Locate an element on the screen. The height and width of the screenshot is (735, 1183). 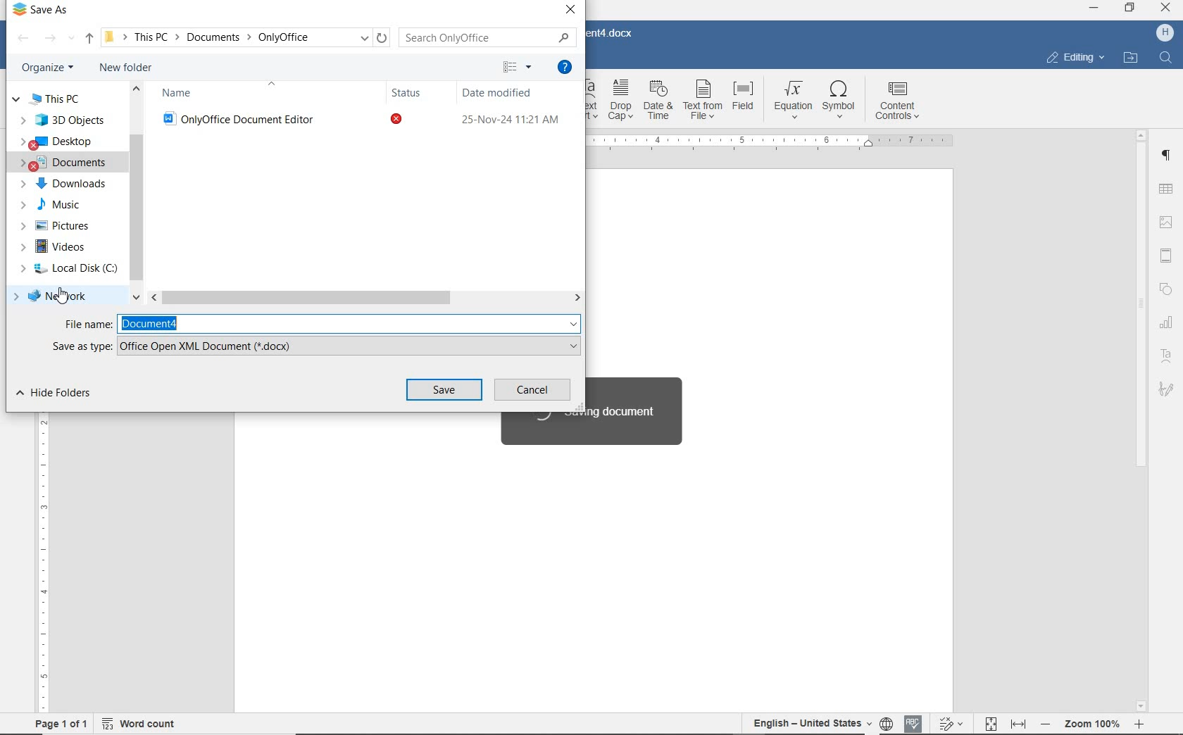
25-Nov-24 11:21 AM (date modified) is located at coordinates (512, 122).